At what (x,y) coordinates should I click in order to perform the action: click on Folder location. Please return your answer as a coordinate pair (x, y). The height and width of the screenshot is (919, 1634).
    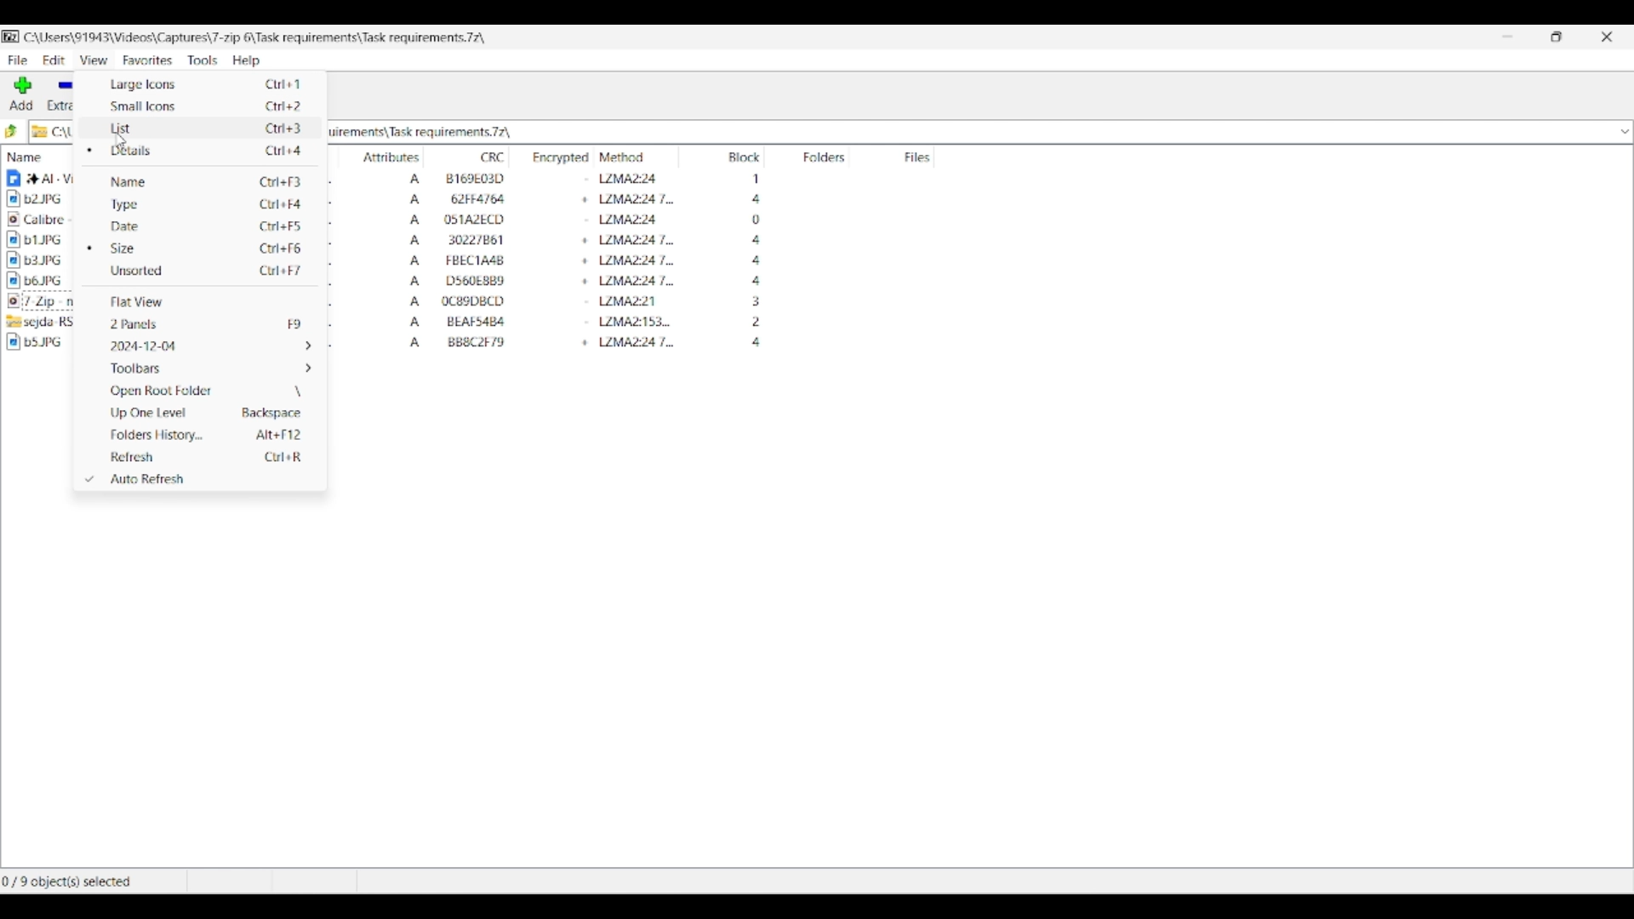
    Looking at the image, I should click on (254, 37).